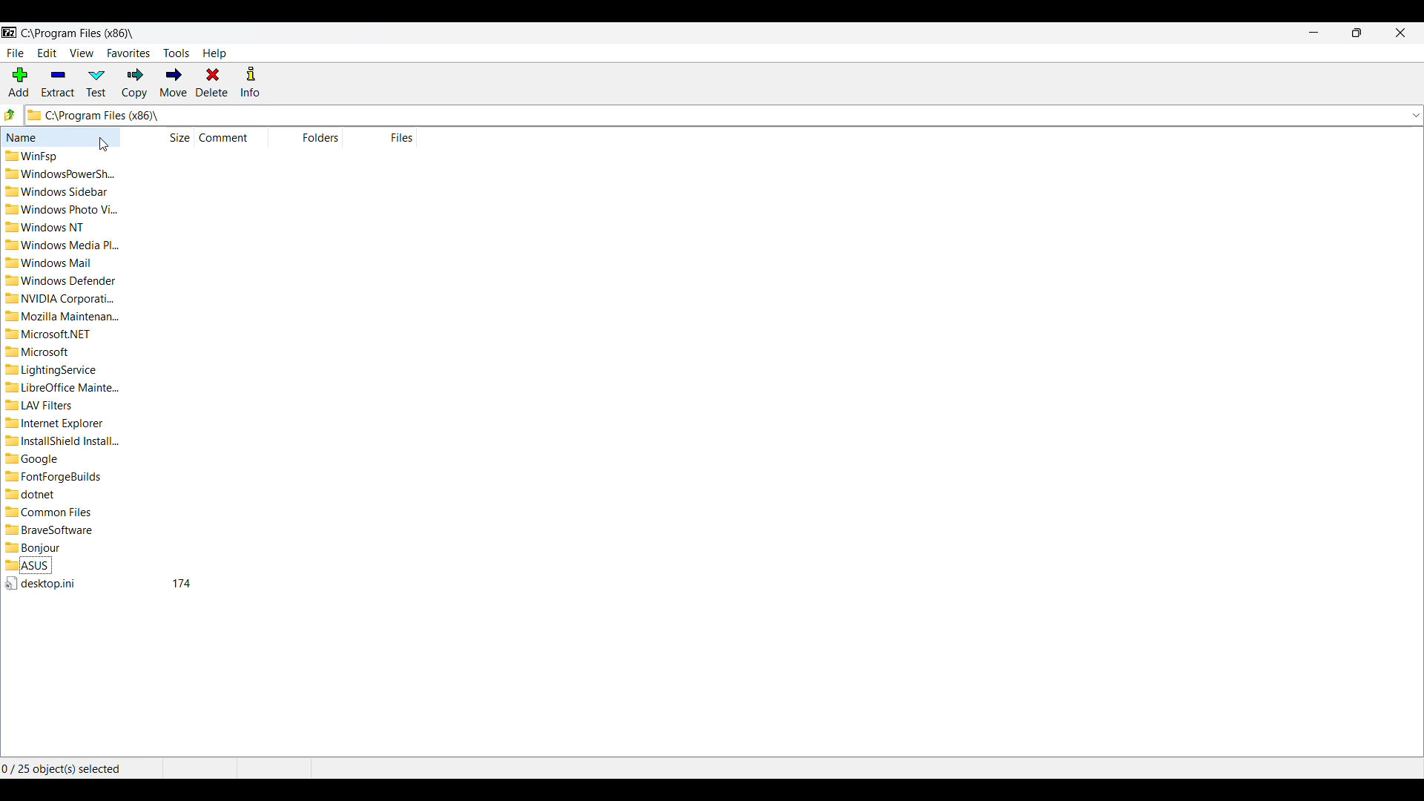  Describe the element at coordinates (174, 82) in the screenshot. I see `Move` at that location.